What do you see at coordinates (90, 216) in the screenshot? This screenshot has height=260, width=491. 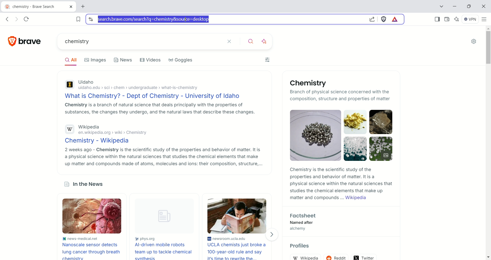 I see `Image relating to lung cancer` at bounding box center [90, 216].